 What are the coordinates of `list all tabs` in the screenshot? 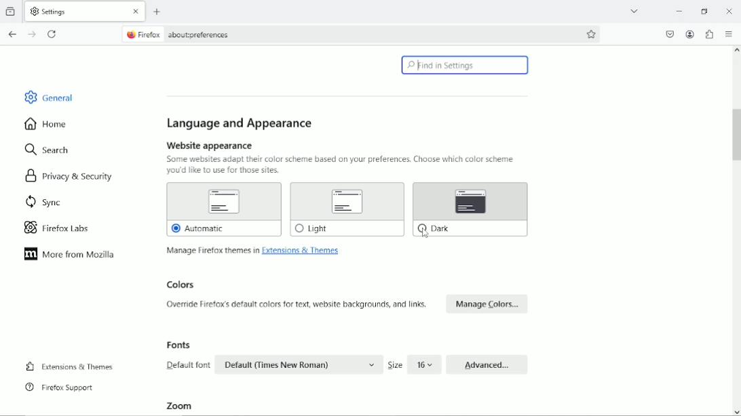 It's located at (634, 11).